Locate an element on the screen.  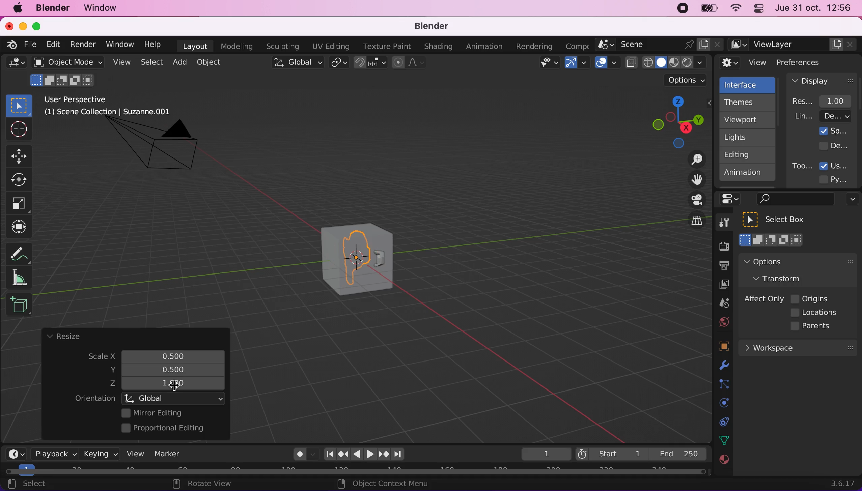
jump to end point is located at coordinates (328, 454).